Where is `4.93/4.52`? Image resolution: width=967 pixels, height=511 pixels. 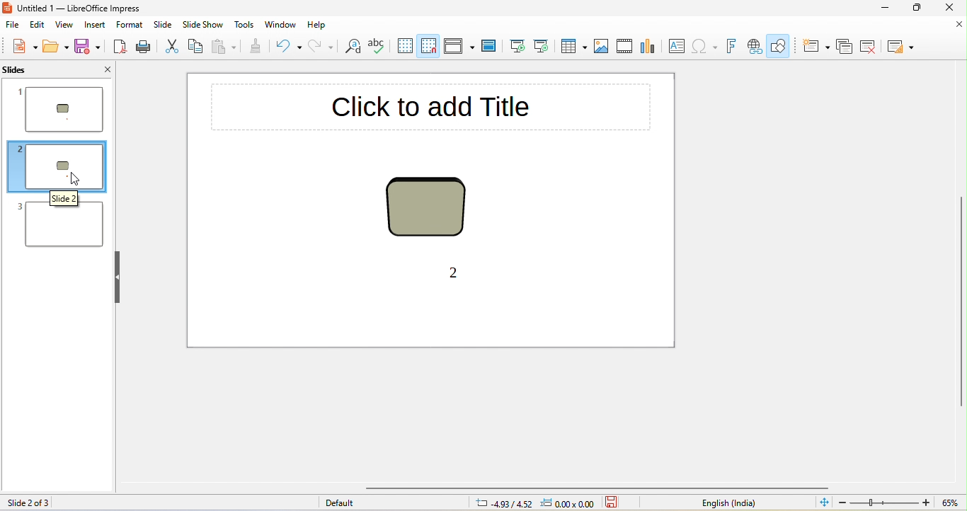 4.93/4.52 is located at coordinates (504, 503).